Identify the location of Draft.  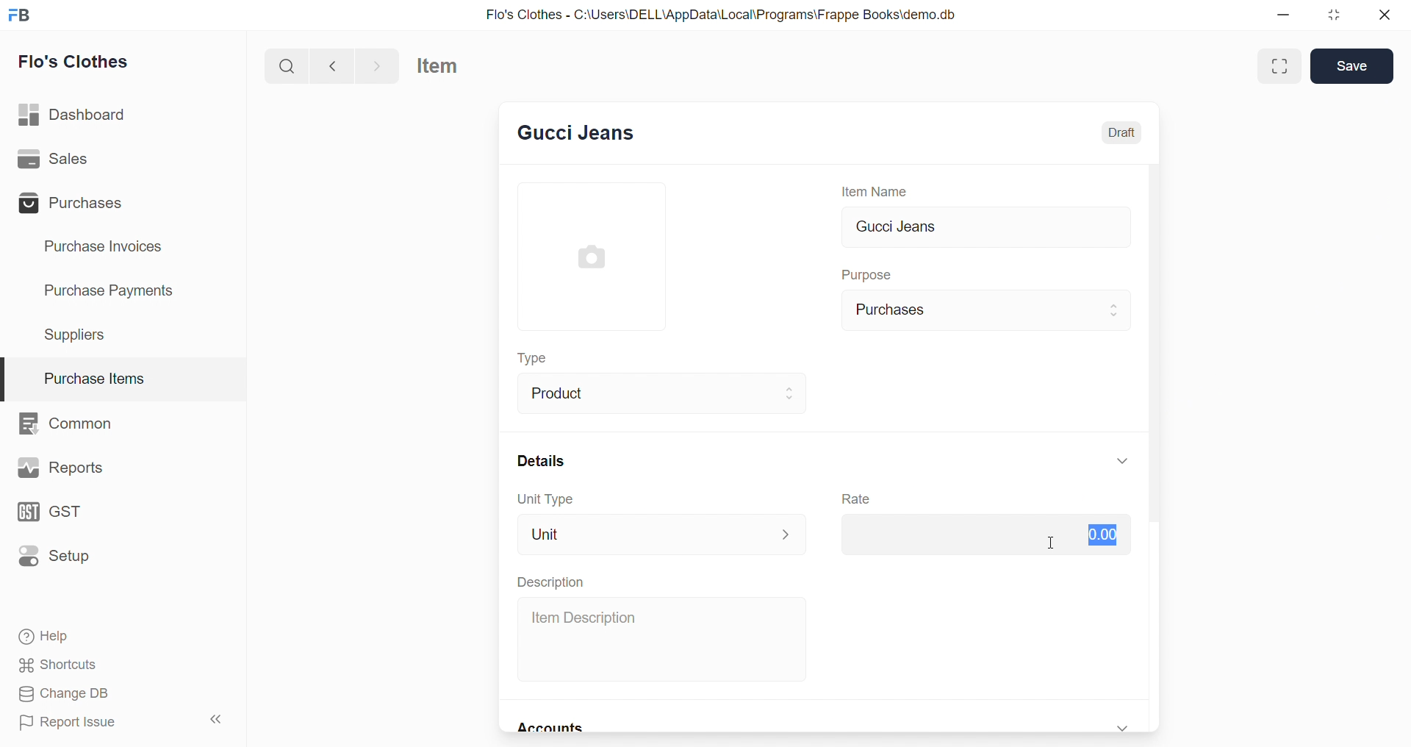
(1124, 132).